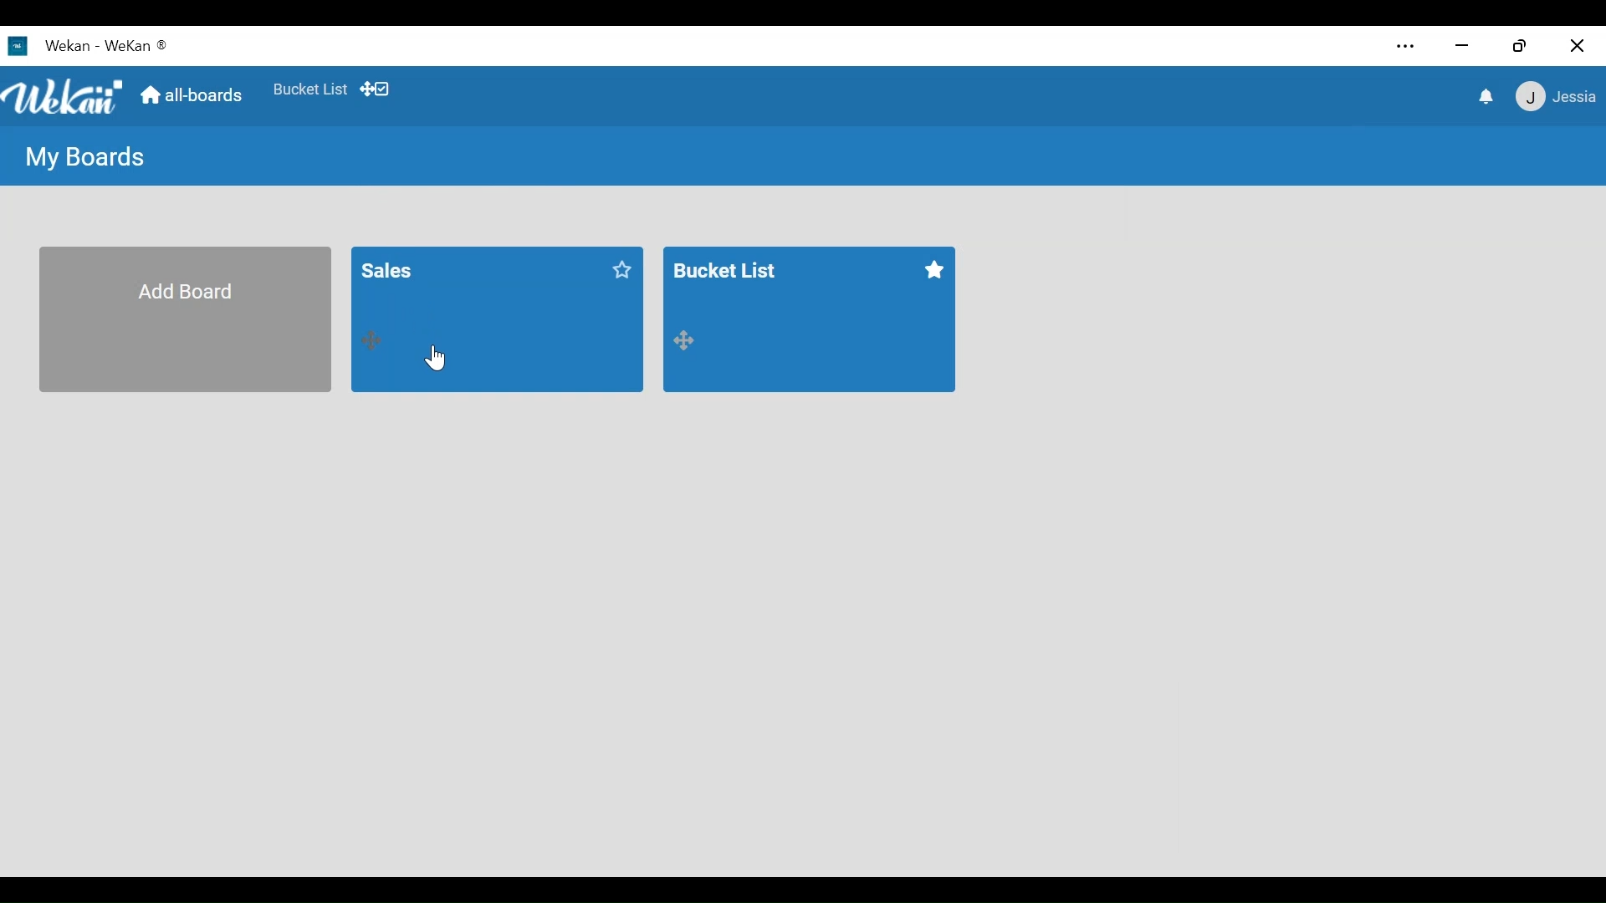  What do you see at coordinates (90, 44) in the screenshot?
I see `Wekan` at bounding box center [90, 44].